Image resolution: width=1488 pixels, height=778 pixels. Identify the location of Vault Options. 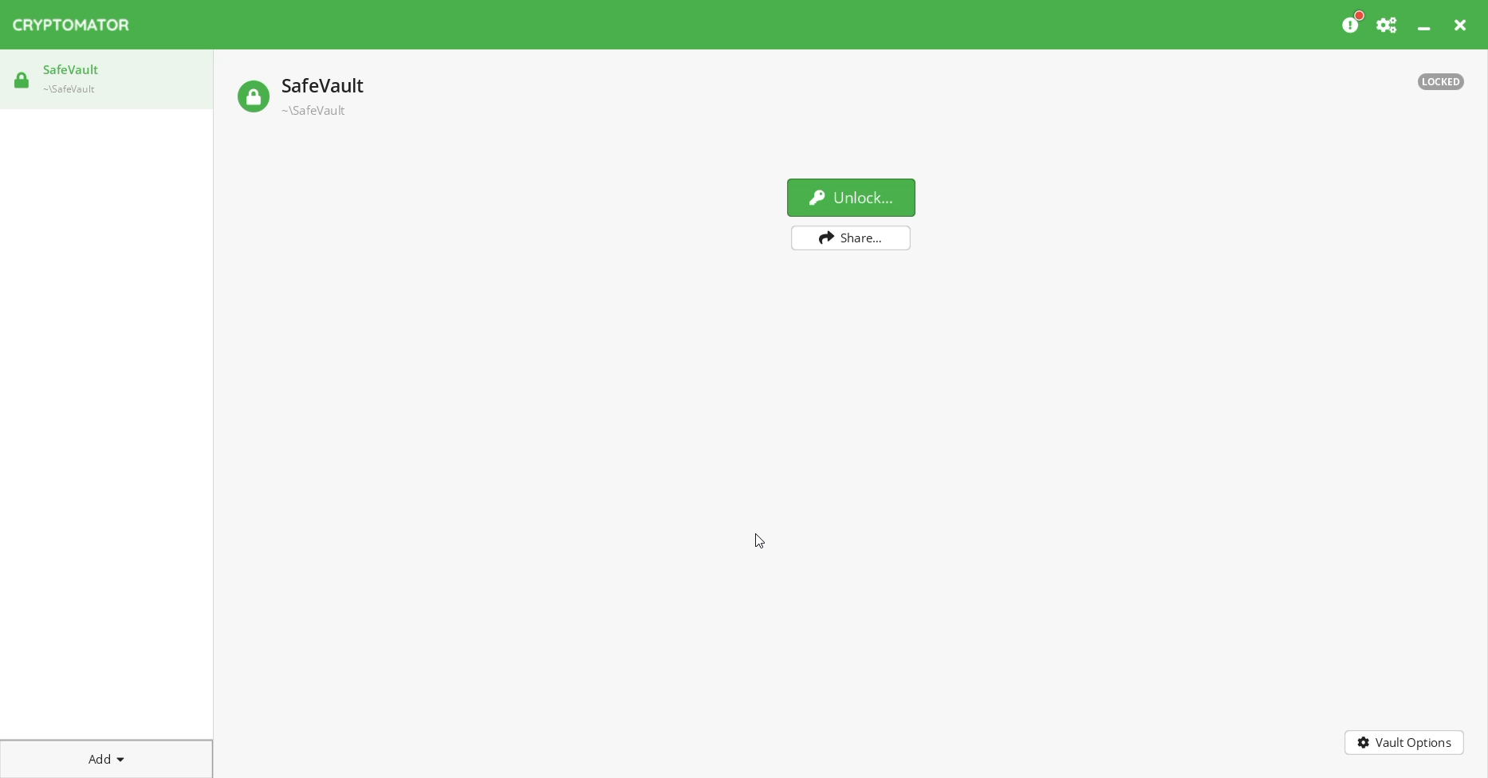
(1405, 743).